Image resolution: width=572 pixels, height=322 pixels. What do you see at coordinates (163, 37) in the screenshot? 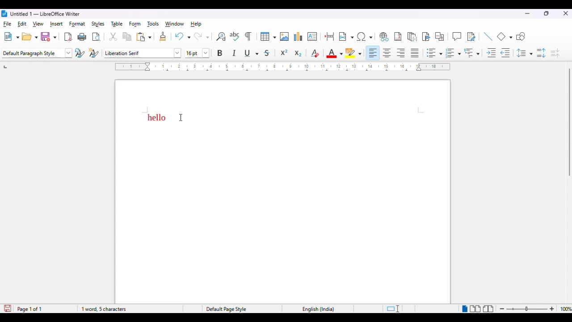
I see `clone formatting` at bounding box center [163, 37].